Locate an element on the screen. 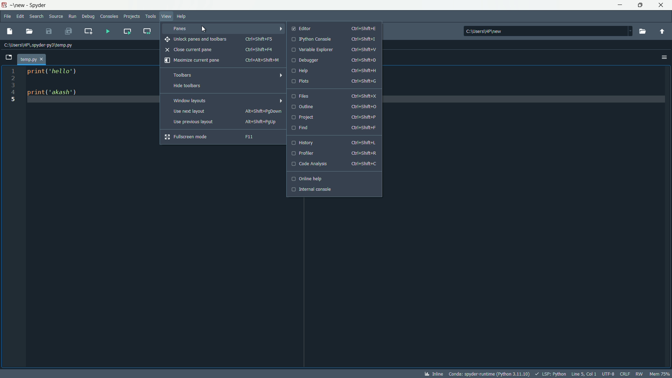 This screenshot has height=378, width=672. view menu is located at coordinates (167, 16).